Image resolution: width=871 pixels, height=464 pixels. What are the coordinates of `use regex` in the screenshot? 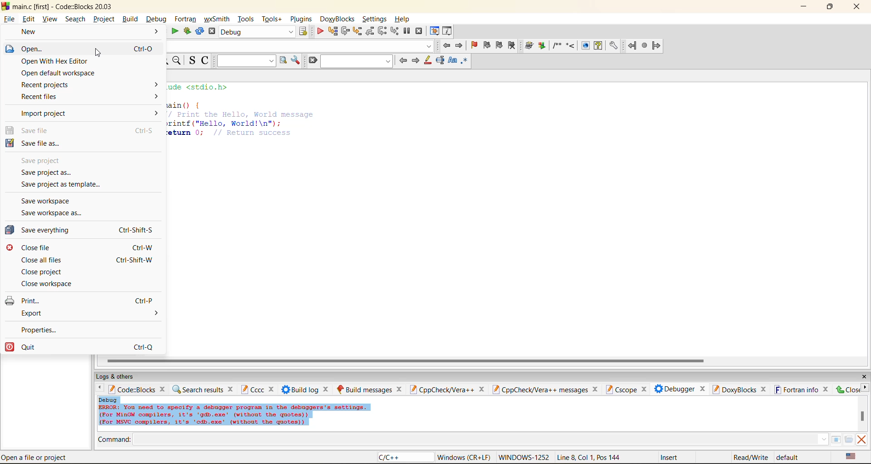 It's located at (464, 62).